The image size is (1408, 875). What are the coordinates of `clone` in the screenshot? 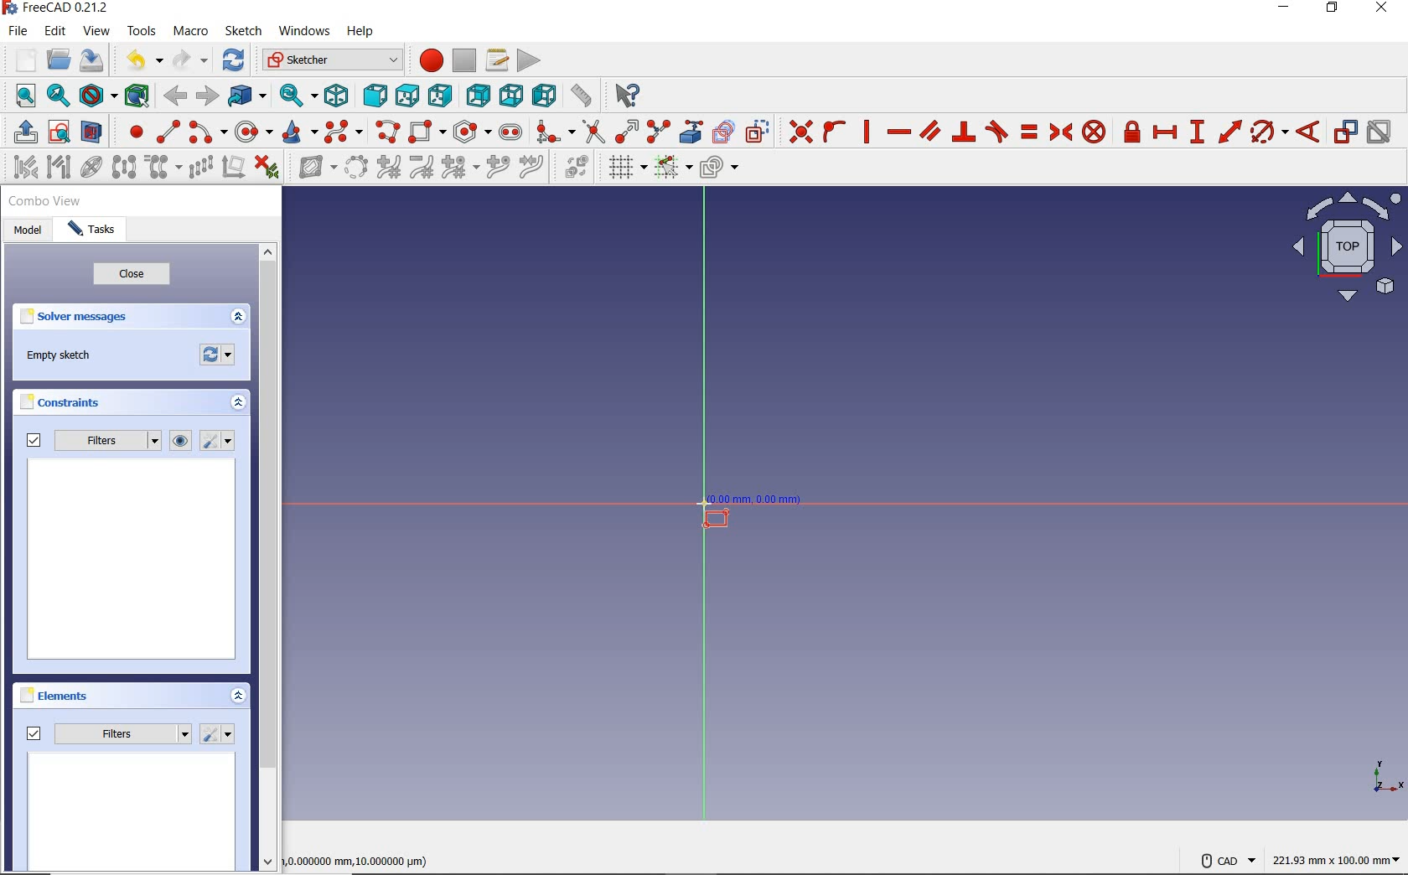 It's located at (164, 168).